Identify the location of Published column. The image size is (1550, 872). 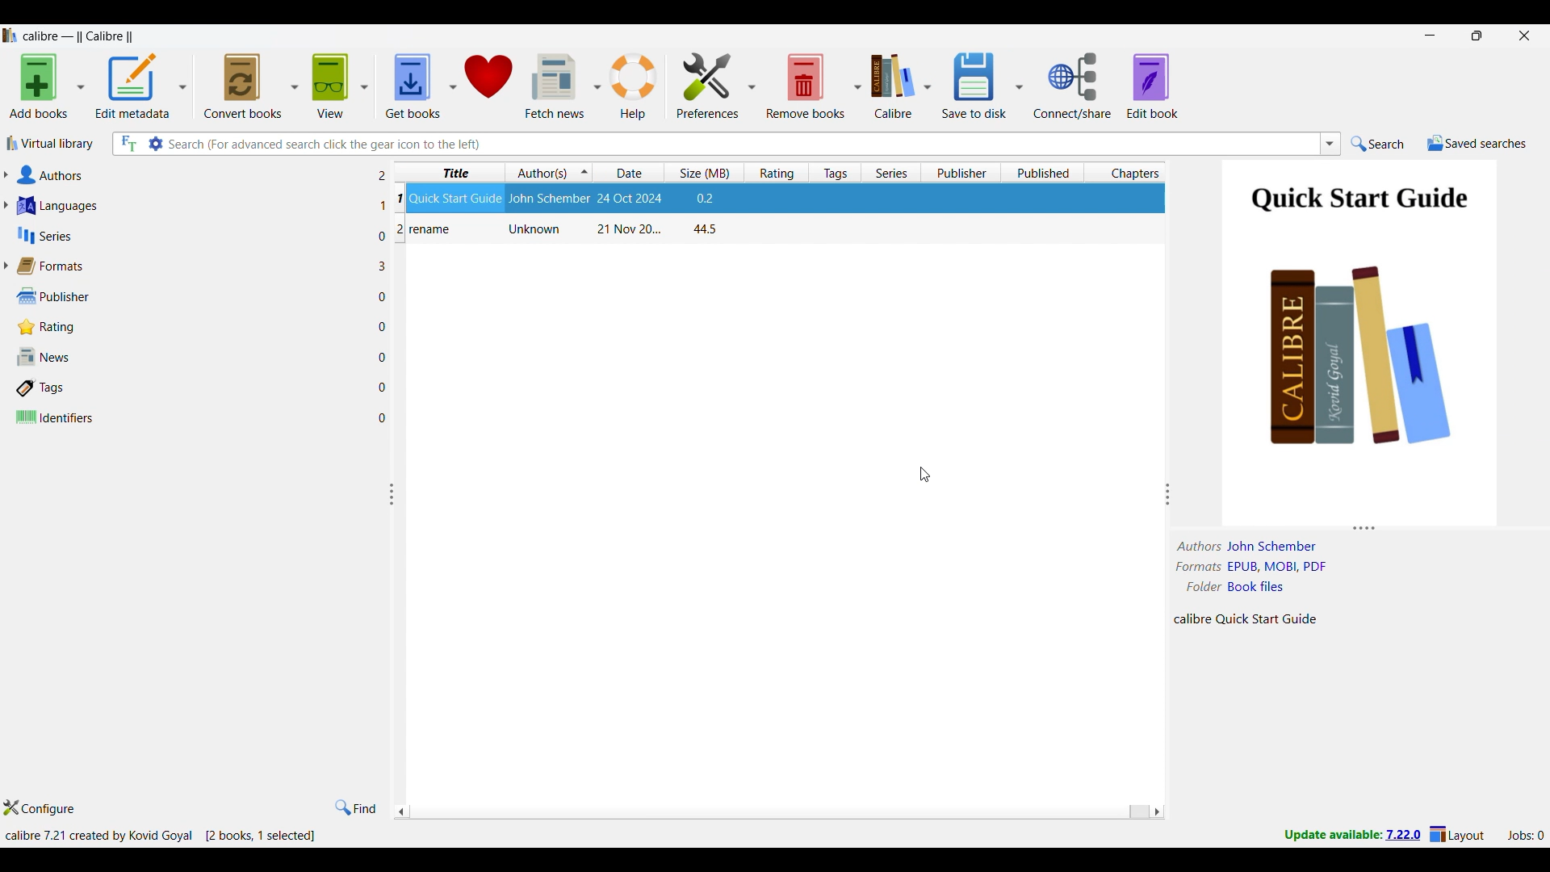
(1042, 172).